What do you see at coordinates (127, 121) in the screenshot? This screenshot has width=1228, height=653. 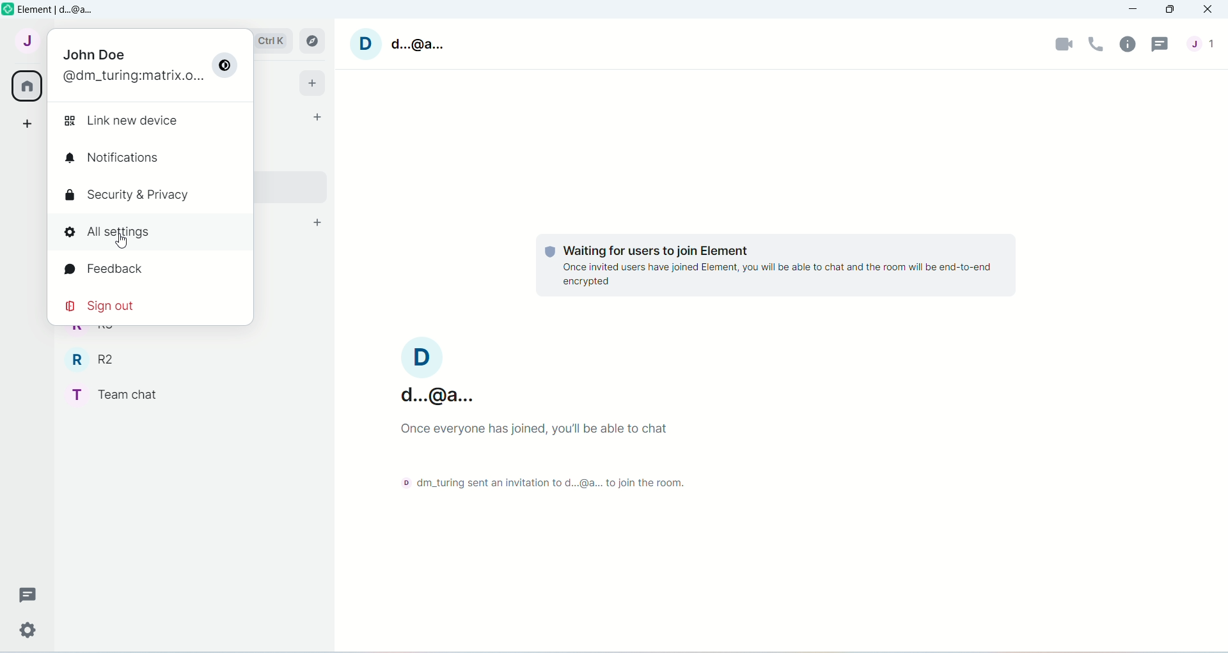 I see `Link new device` at bounding box center [127, 121].